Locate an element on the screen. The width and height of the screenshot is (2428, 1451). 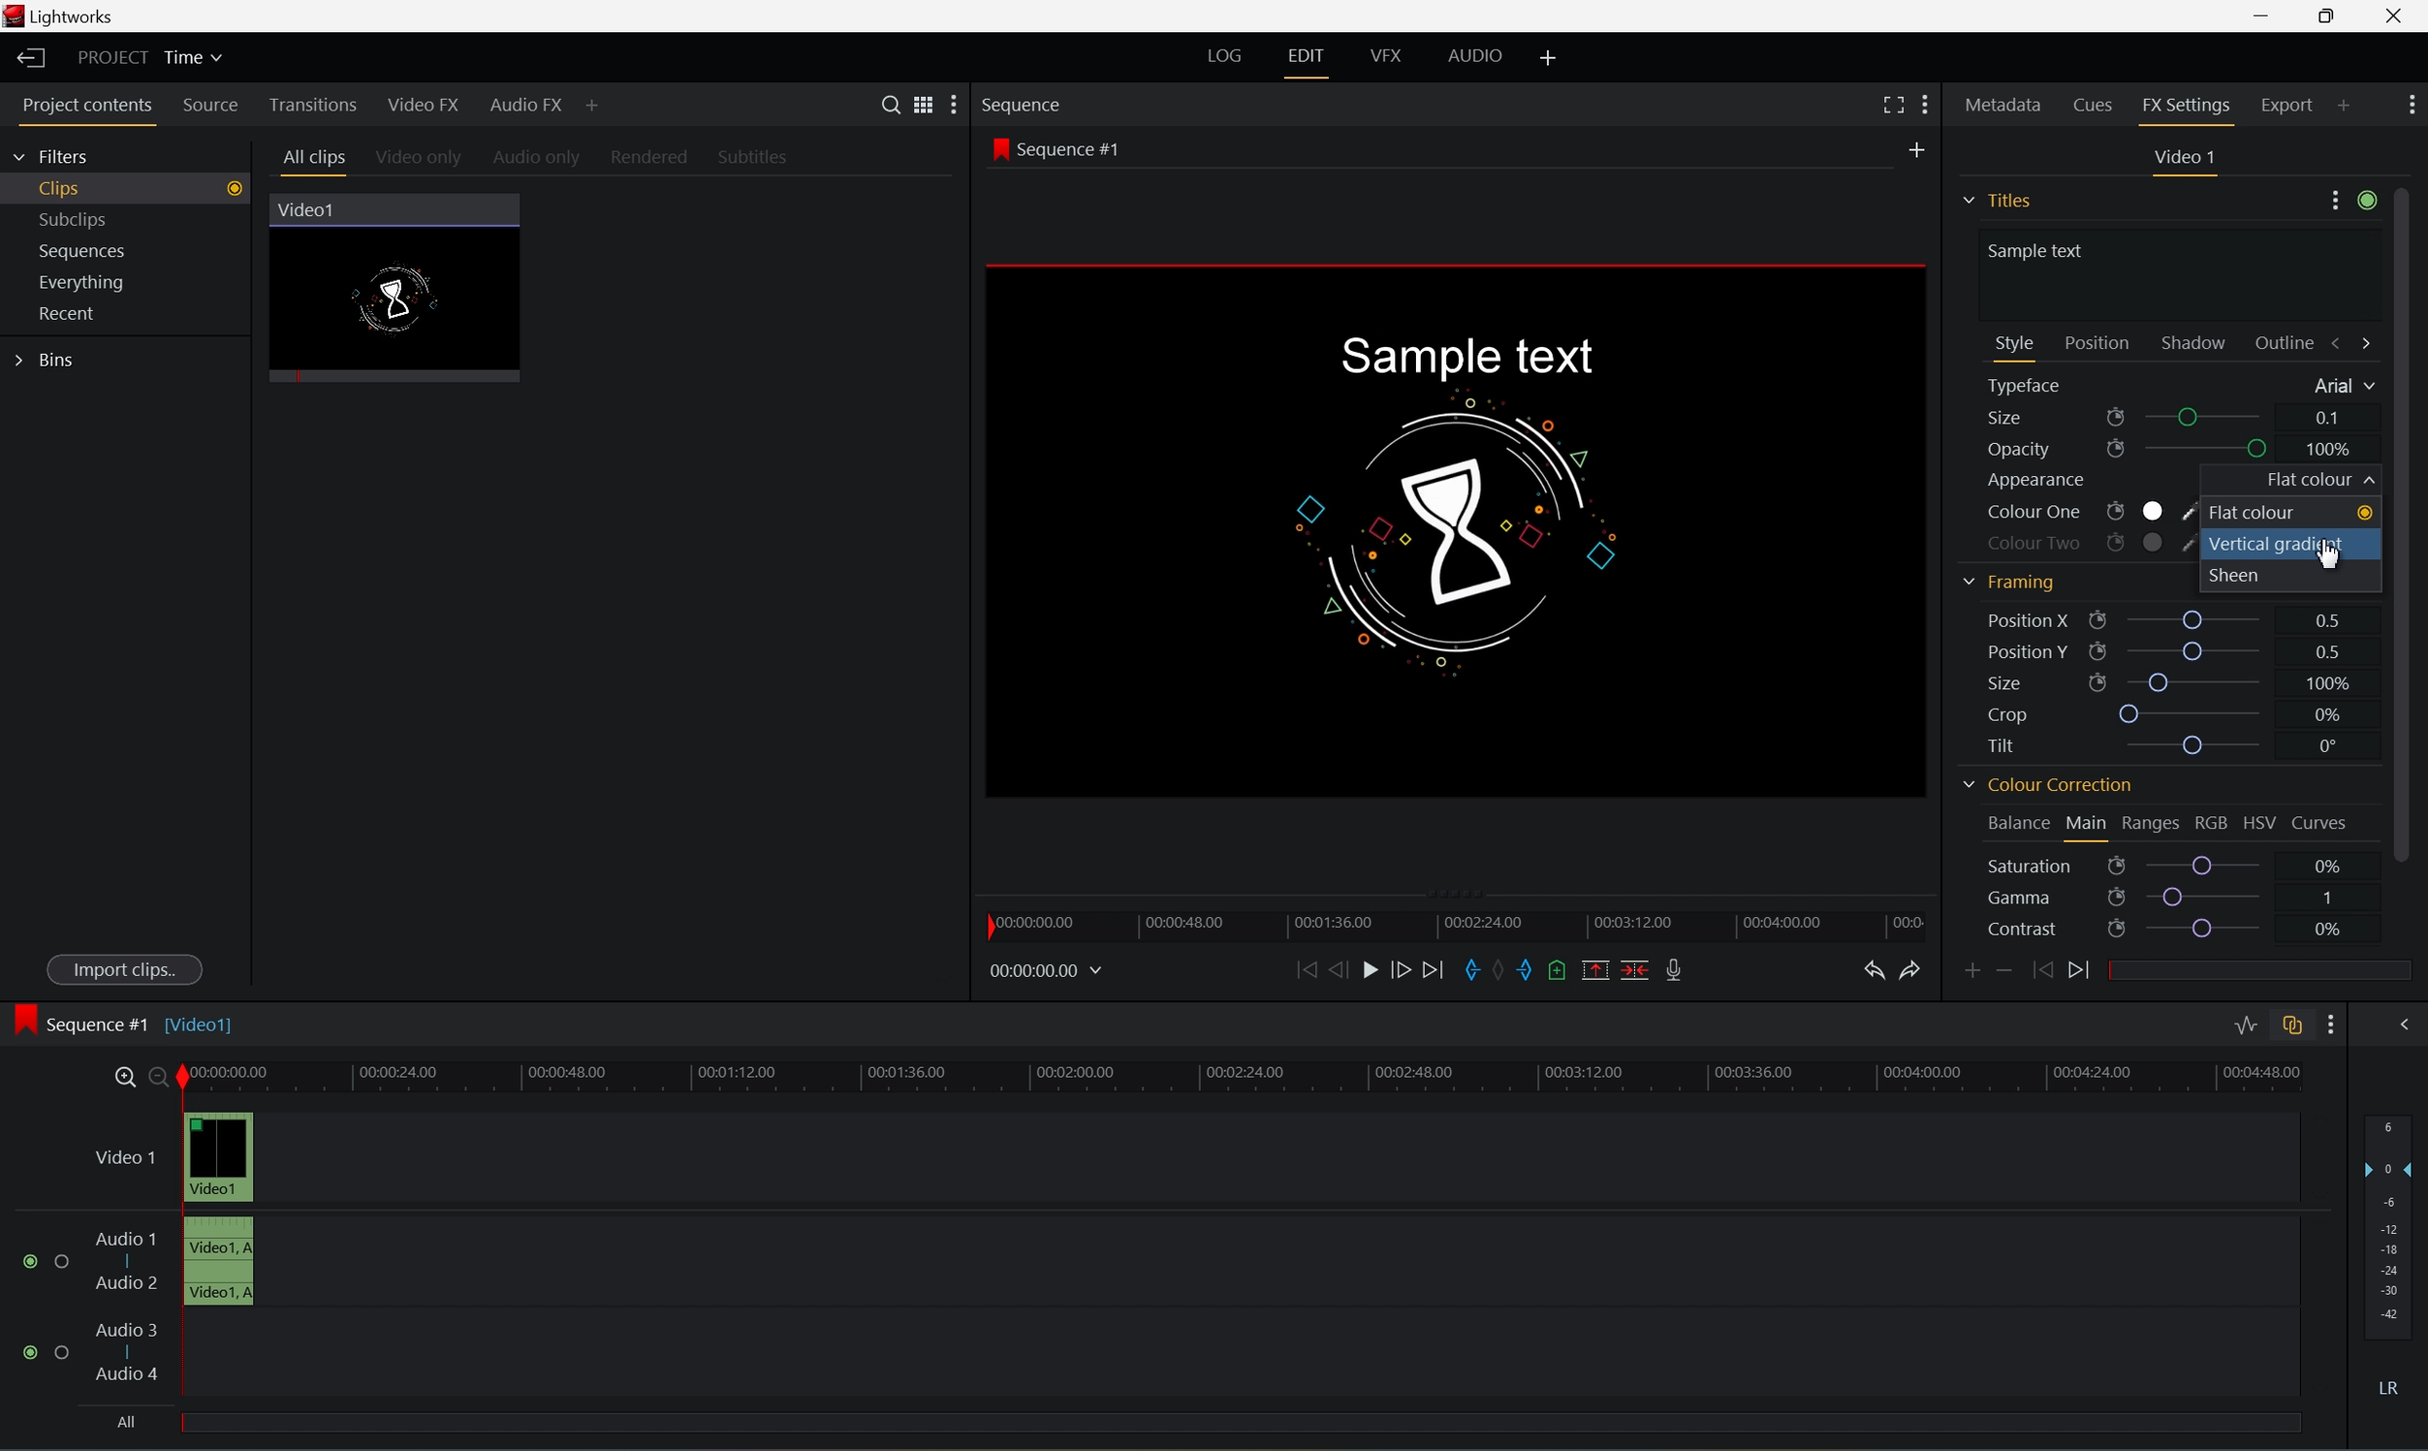
Transitions is located at coordinates (312, 105).